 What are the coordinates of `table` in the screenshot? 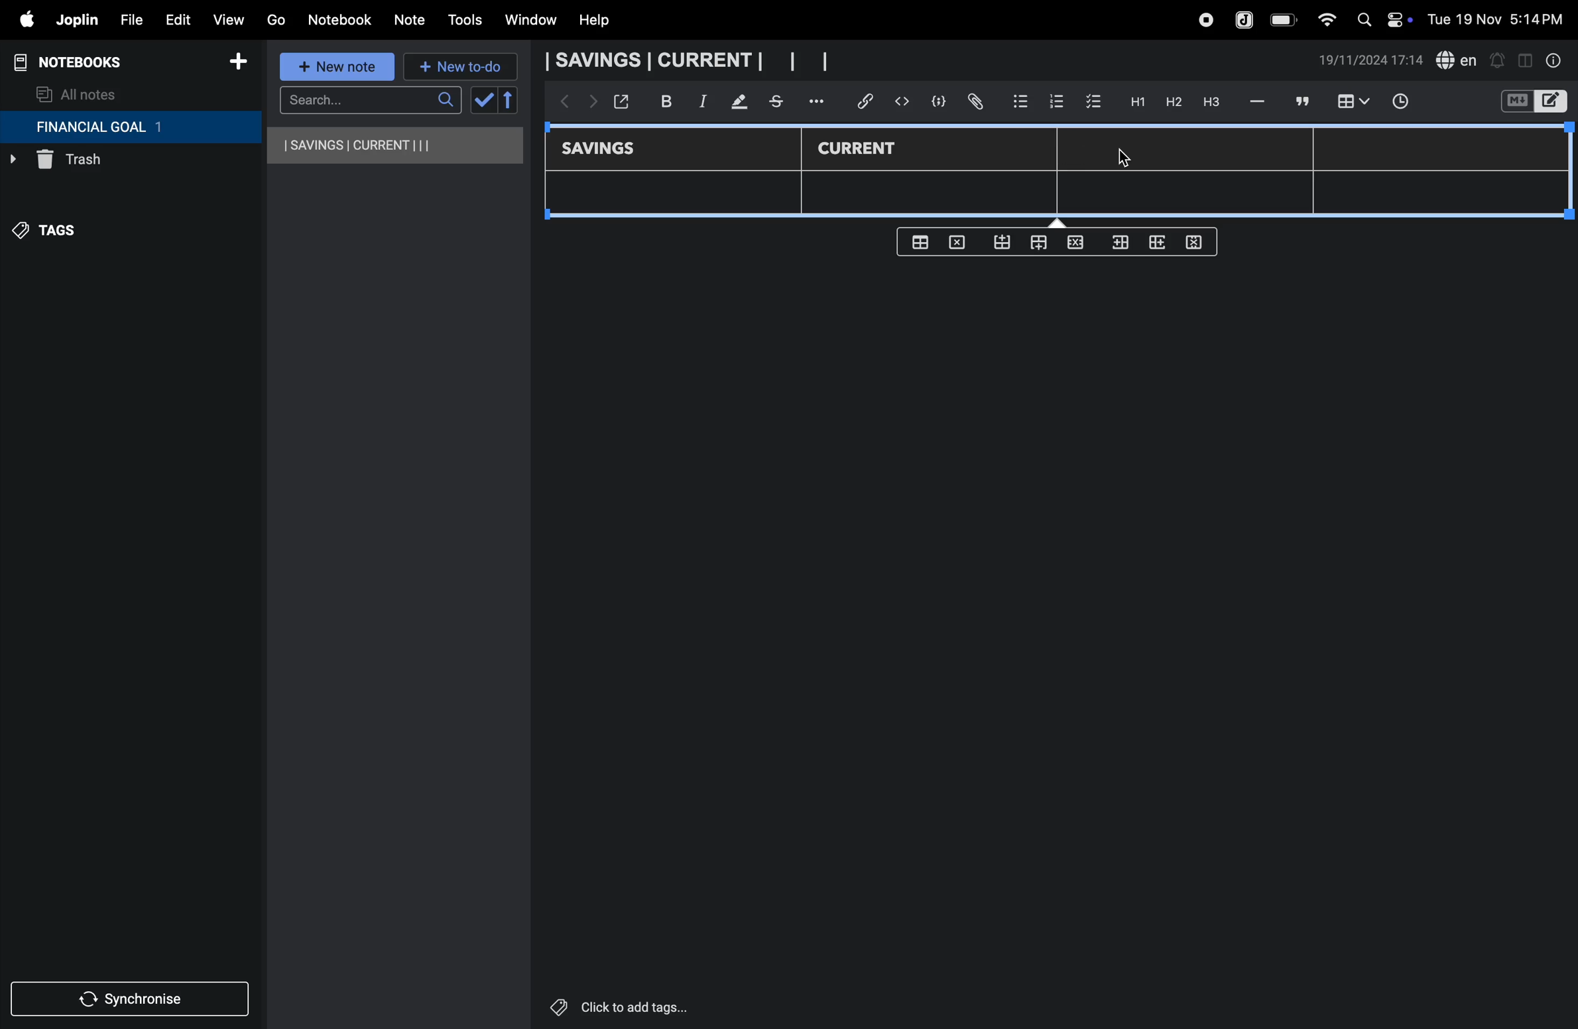 It's located at (1062, 195).